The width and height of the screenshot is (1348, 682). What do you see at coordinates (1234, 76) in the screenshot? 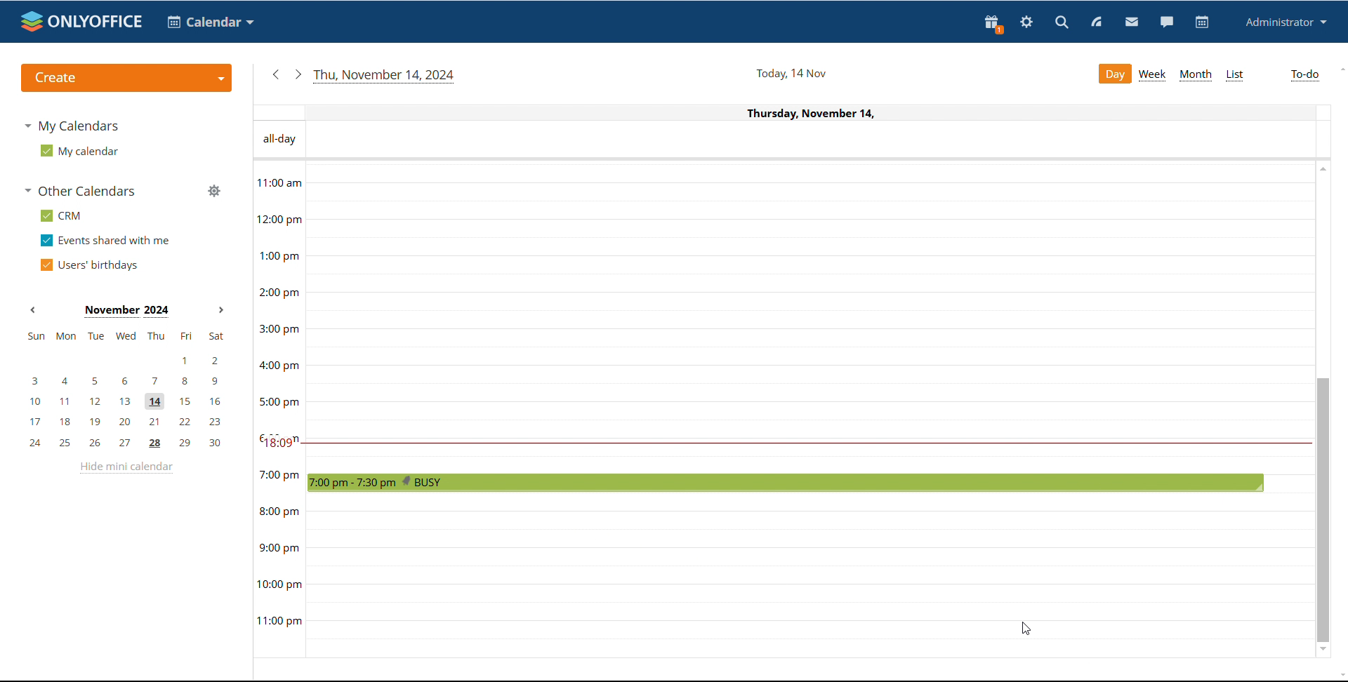
I see `list view` at bounding box center [1234, 76].